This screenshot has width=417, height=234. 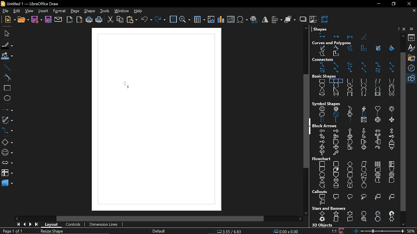 I want to click on scroll up, so click(x=306, y=28).